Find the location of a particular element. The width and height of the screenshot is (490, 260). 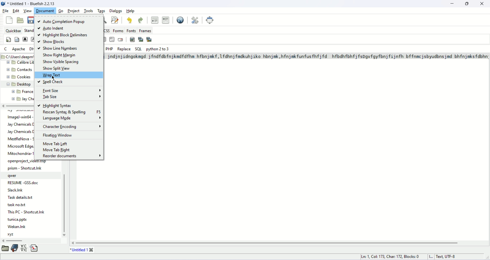

forms is located at coordinates (118, 31).